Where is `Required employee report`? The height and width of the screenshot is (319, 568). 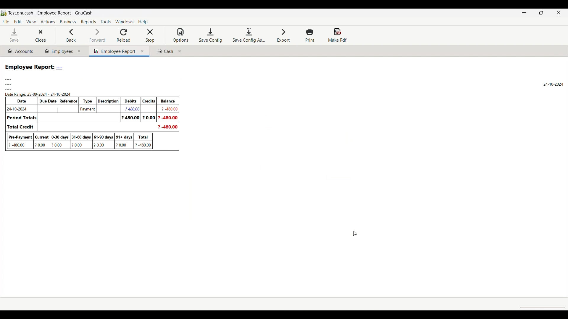
Required employee report is located at coordinates (92, 107).